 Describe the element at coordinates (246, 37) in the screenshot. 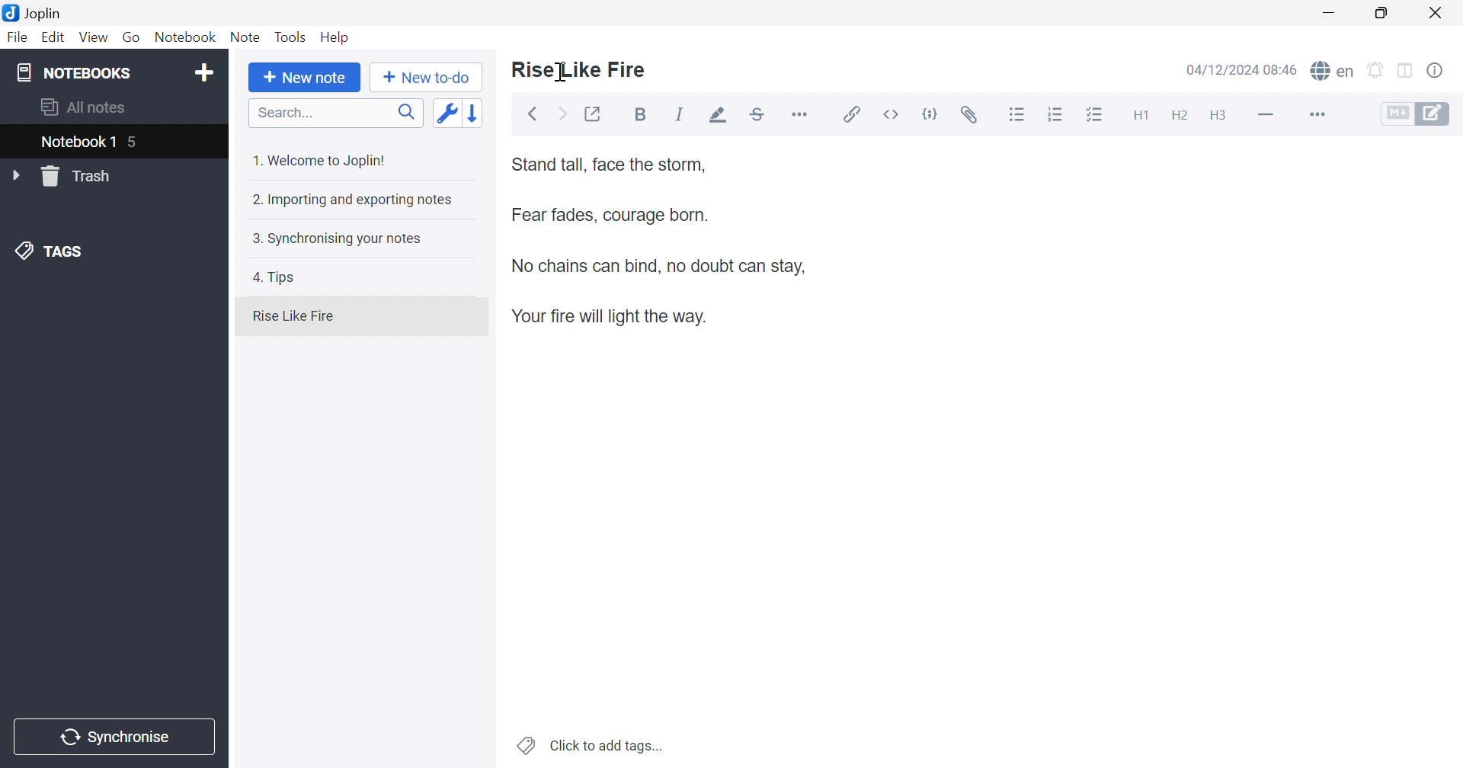

I see `Note` at that location.